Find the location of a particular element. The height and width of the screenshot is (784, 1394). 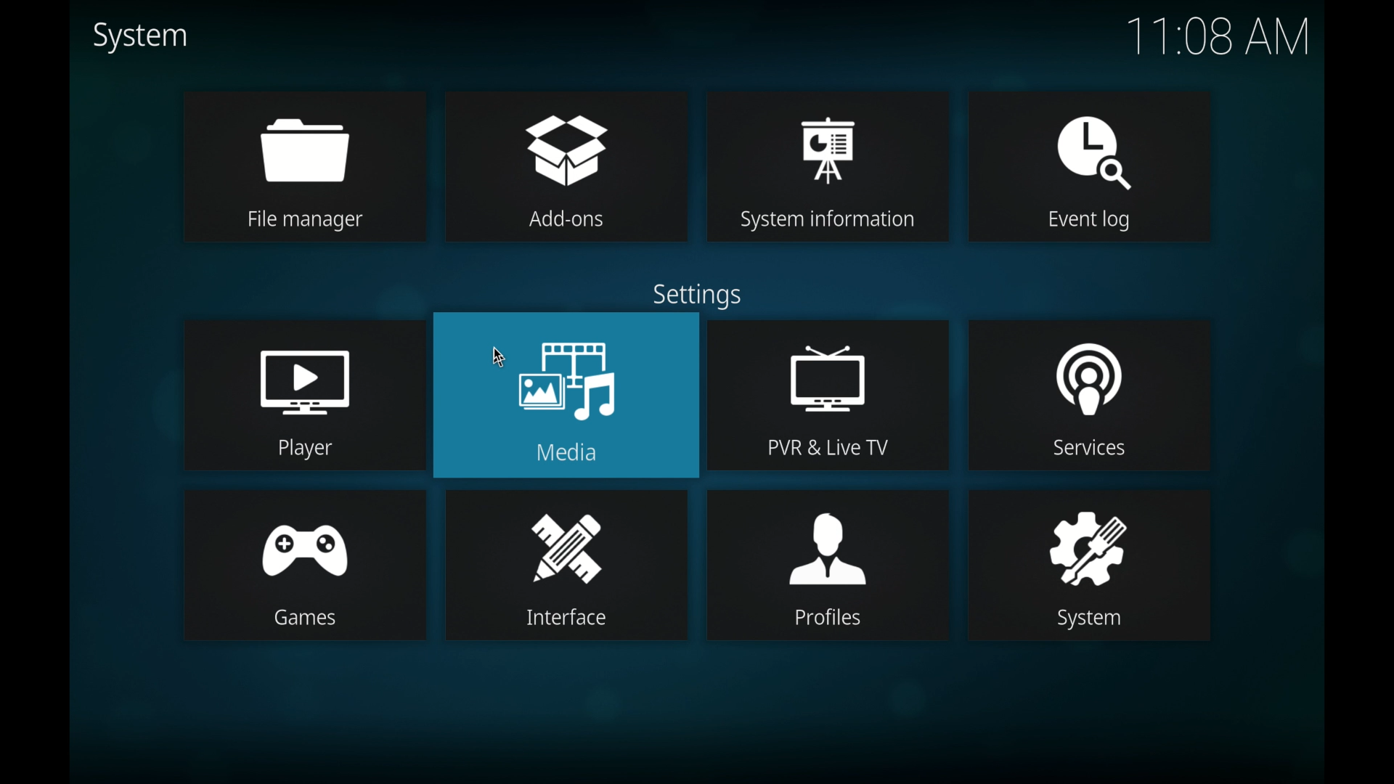

player is located at coordinates (302, 394).